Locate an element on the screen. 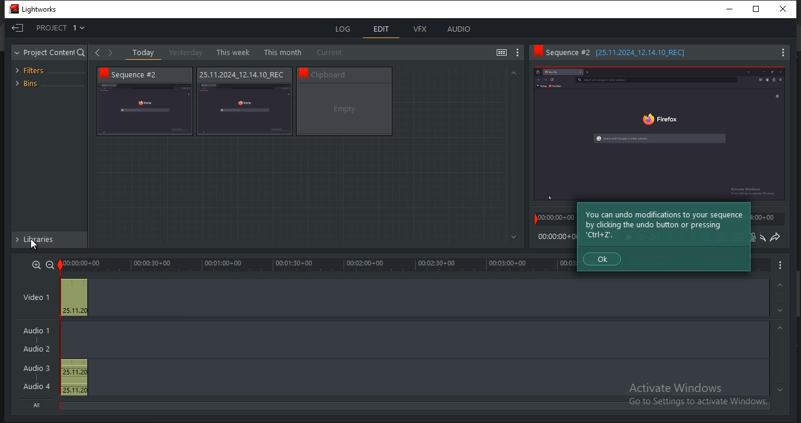 This screenshot has width=801, height=423. timeline navigation up arrow is located at coordinates (780, 328).